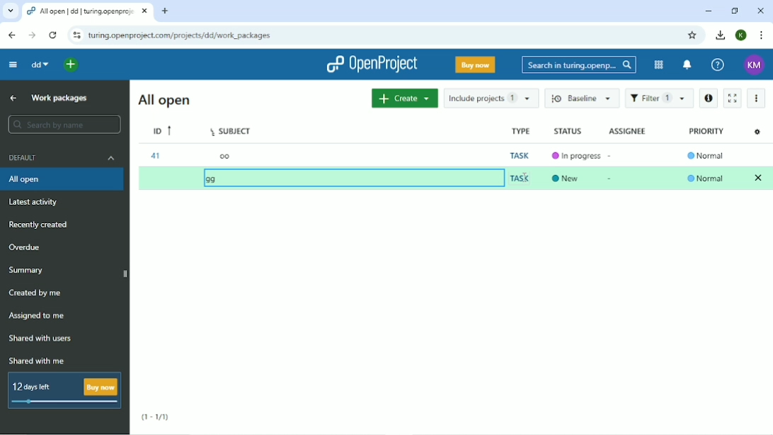 The image size is (773, 435). Describe the element at coordinates (157, 414) in the screenshot. I see `(1-1/1)` at that location.